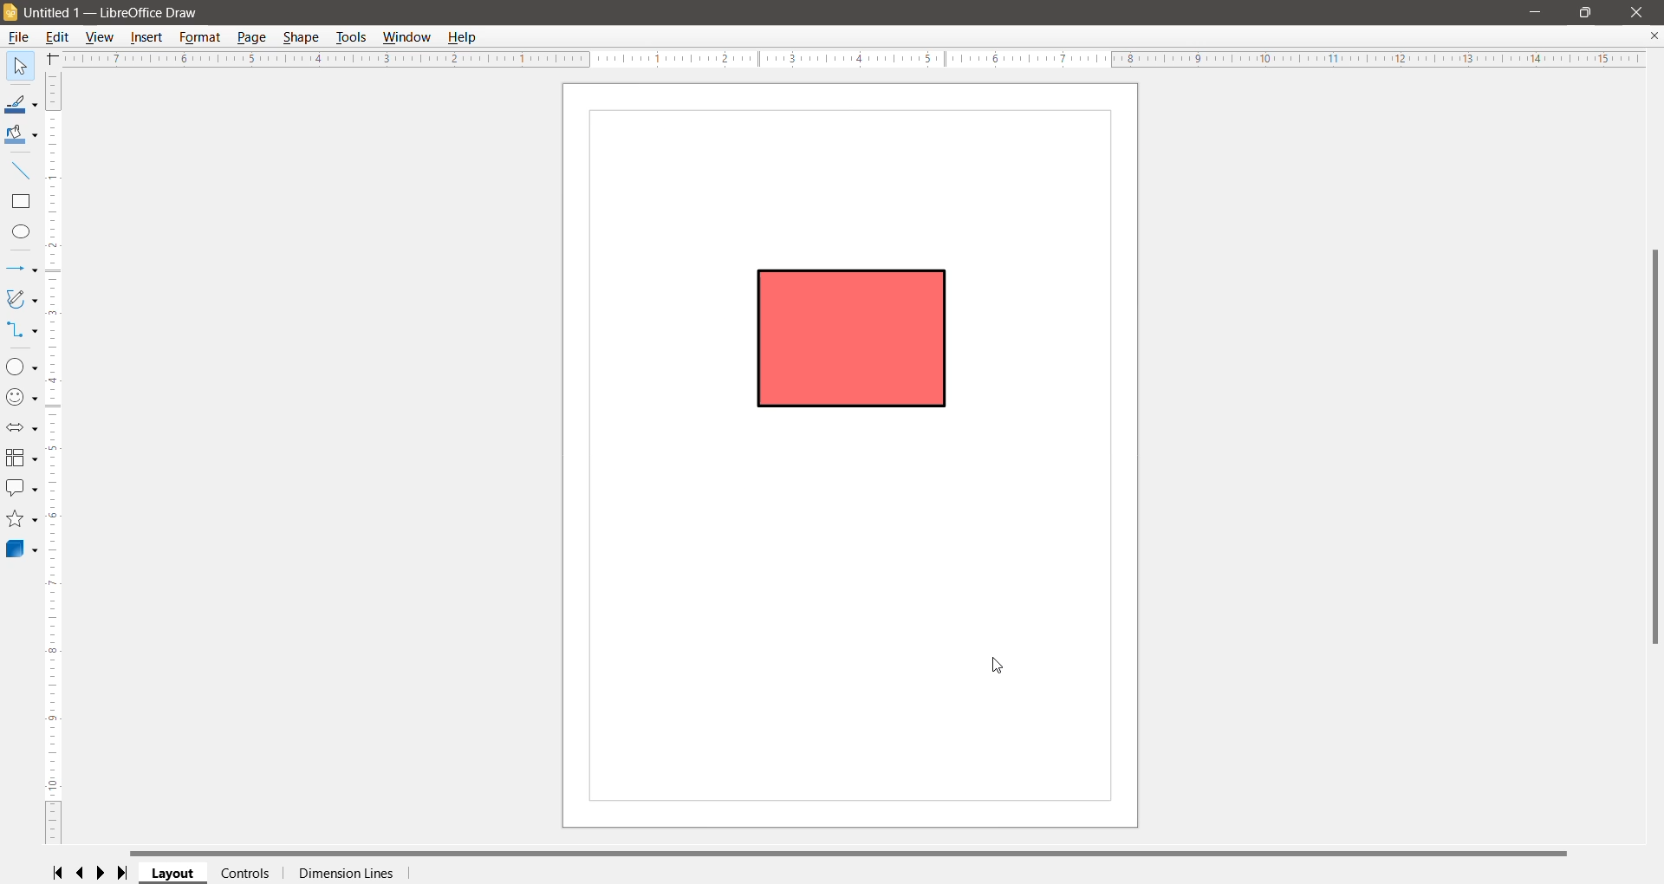 This screenshot has height=884, width=1664. I want to click on Fill Color, so click(22, 136).